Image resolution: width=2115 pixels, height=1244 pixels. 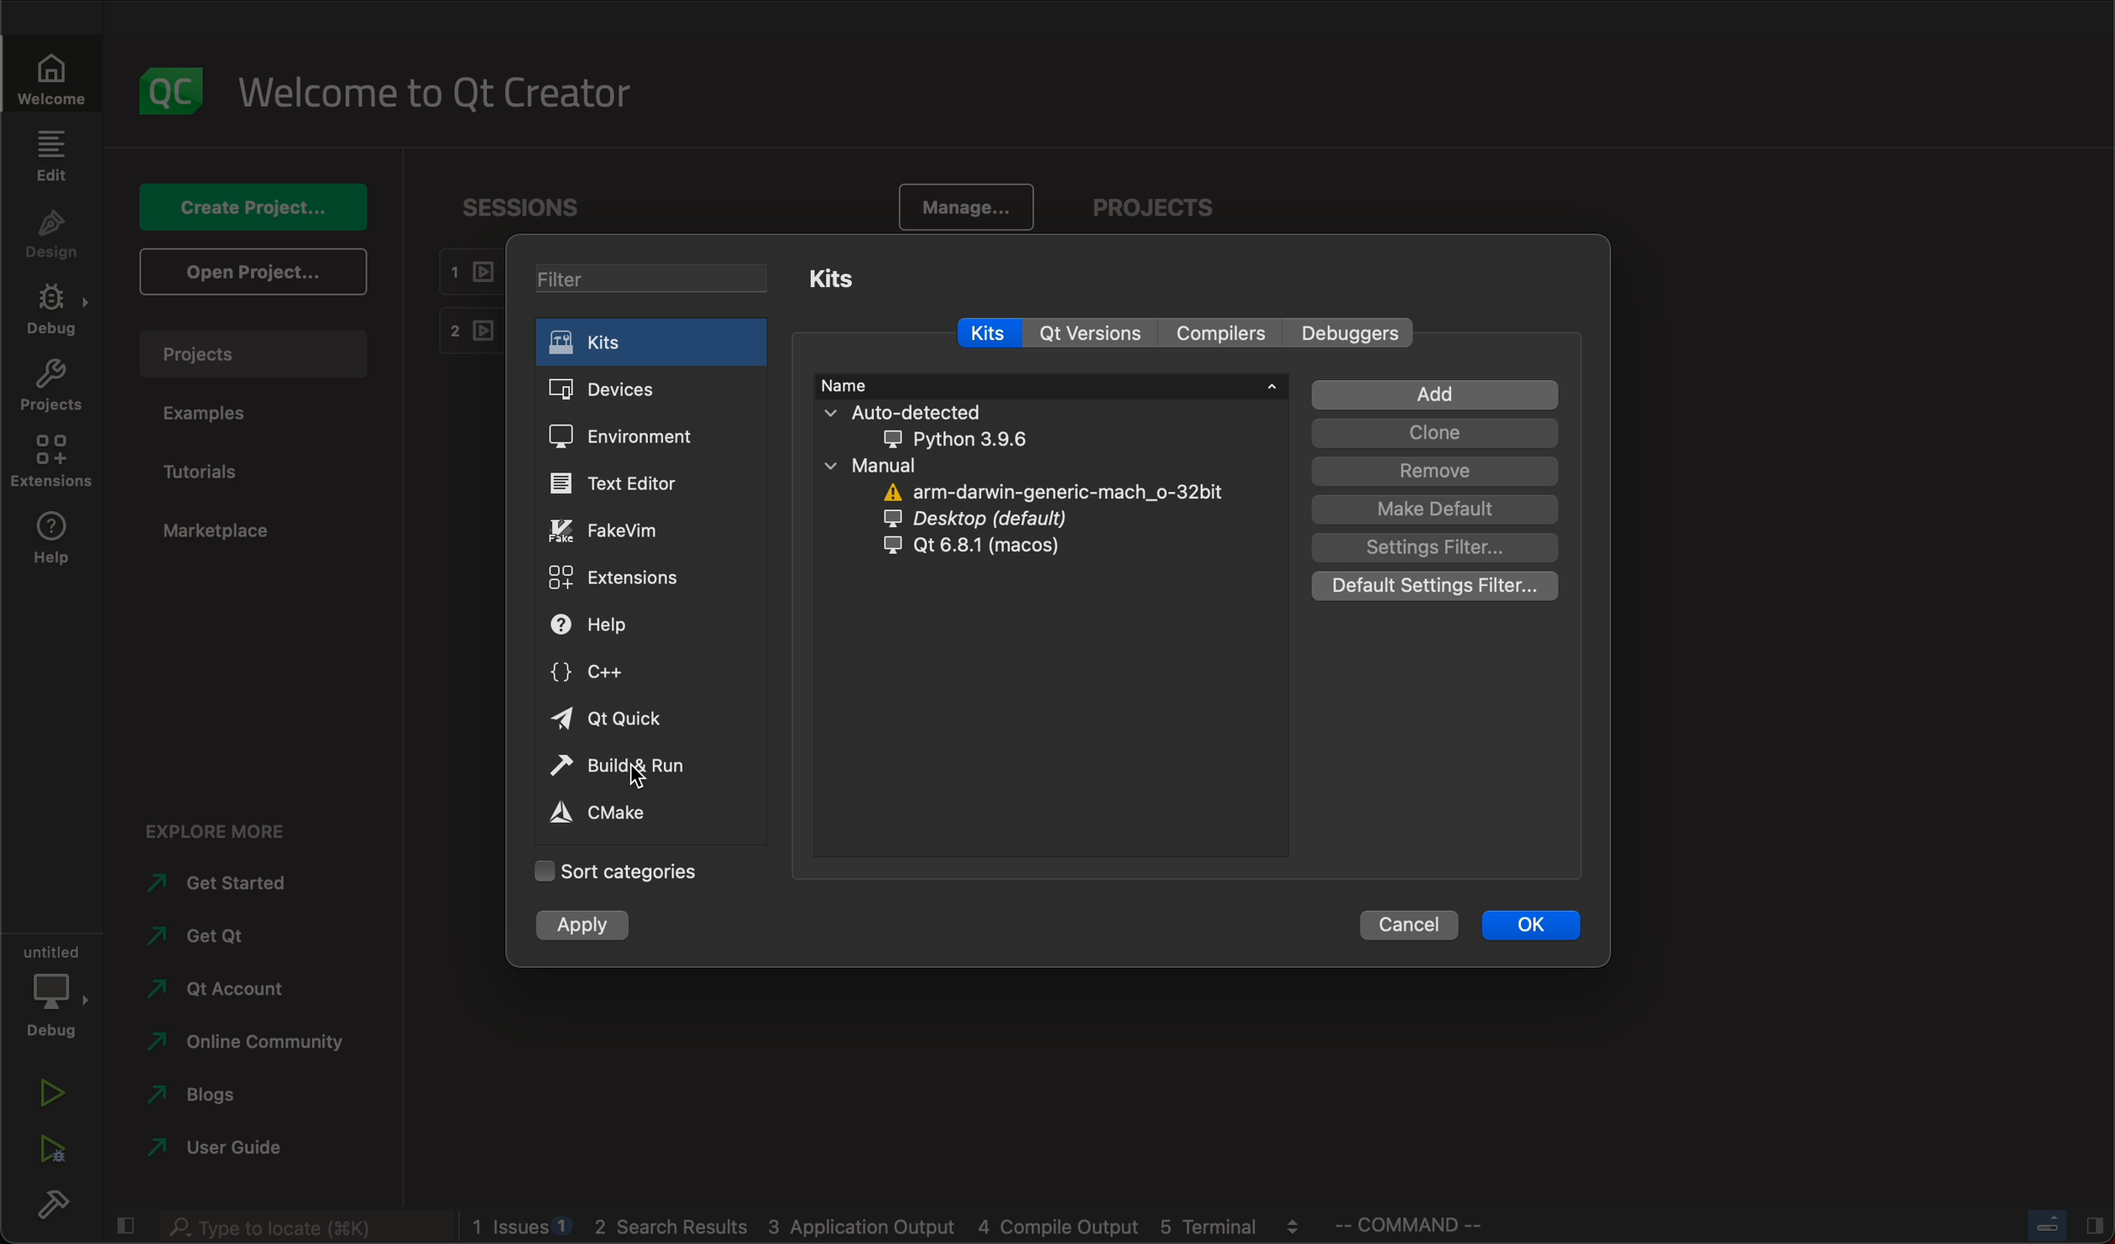 I want to click on kits, so click(x=990, y=332).